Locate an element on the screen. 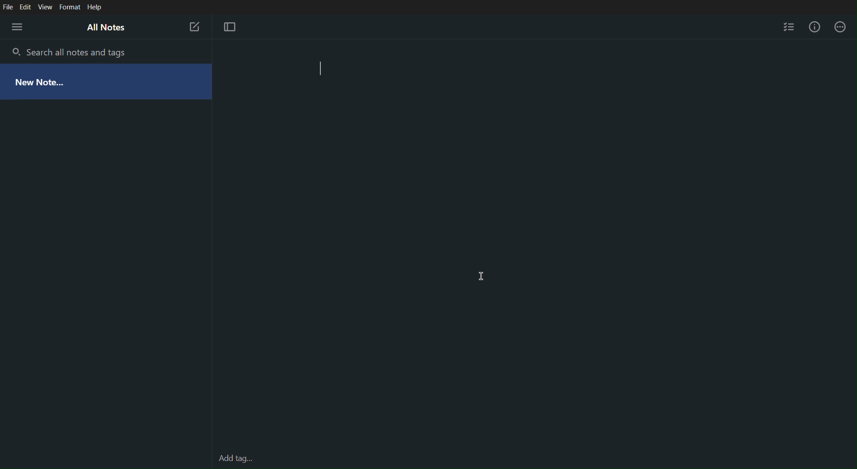 This screenshot has width=857, height=469. File is located at coordinates (8, 7).